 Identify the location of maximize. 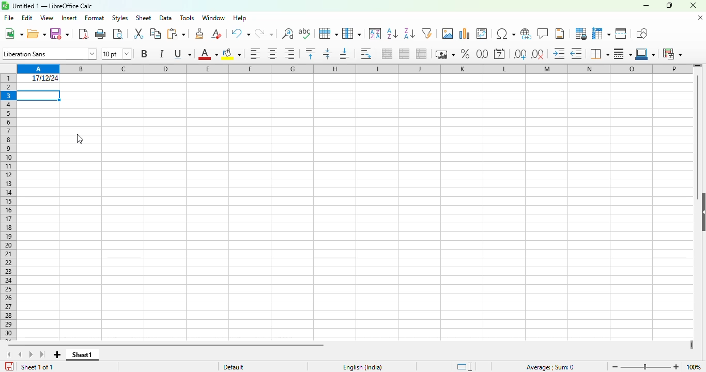
(670, 5).